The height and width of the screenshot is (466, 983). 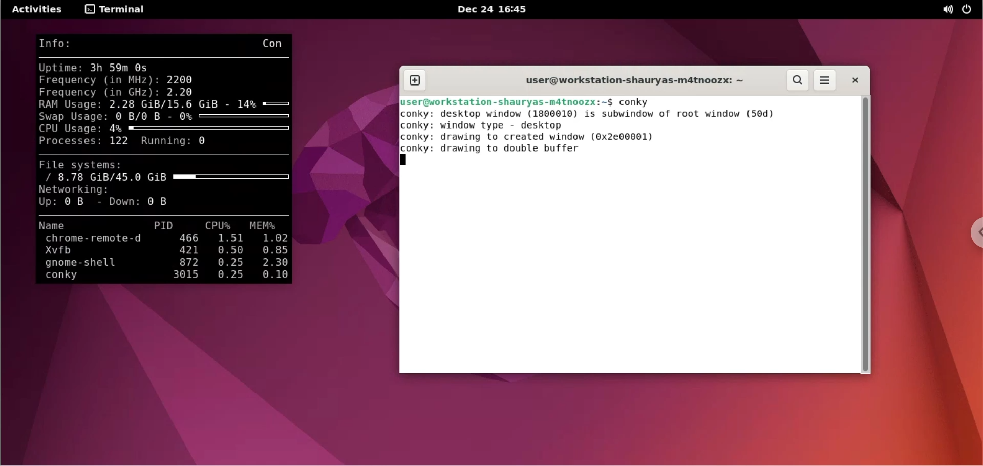 I want to click on terminal code input box, so click(x=629, y=274).